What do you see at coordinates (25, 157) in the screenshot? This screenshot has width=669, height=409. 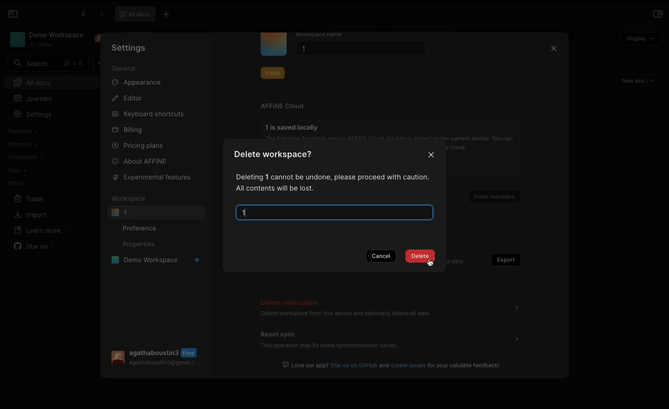 I see `Collections` at bounding box center [25, 157].